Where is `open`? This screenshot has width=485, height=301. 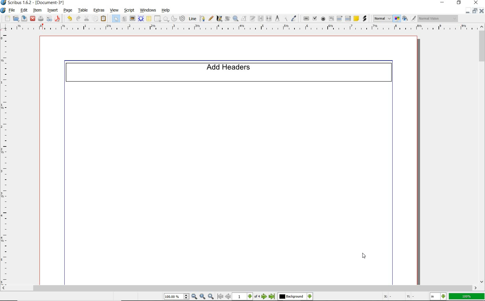
open is located at coordinates (16, 18).